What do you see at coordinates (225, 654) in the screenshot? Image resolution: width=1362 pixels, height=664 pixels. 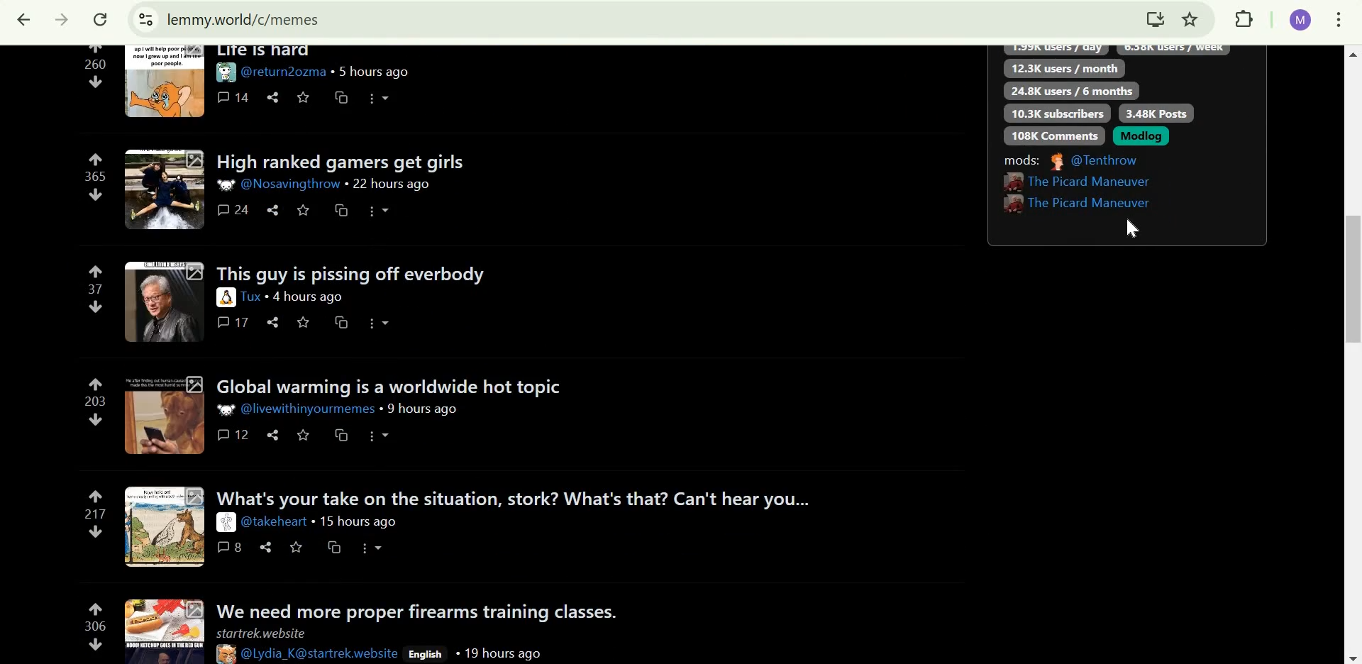 I see `picture` at bounding box center [225, 654].